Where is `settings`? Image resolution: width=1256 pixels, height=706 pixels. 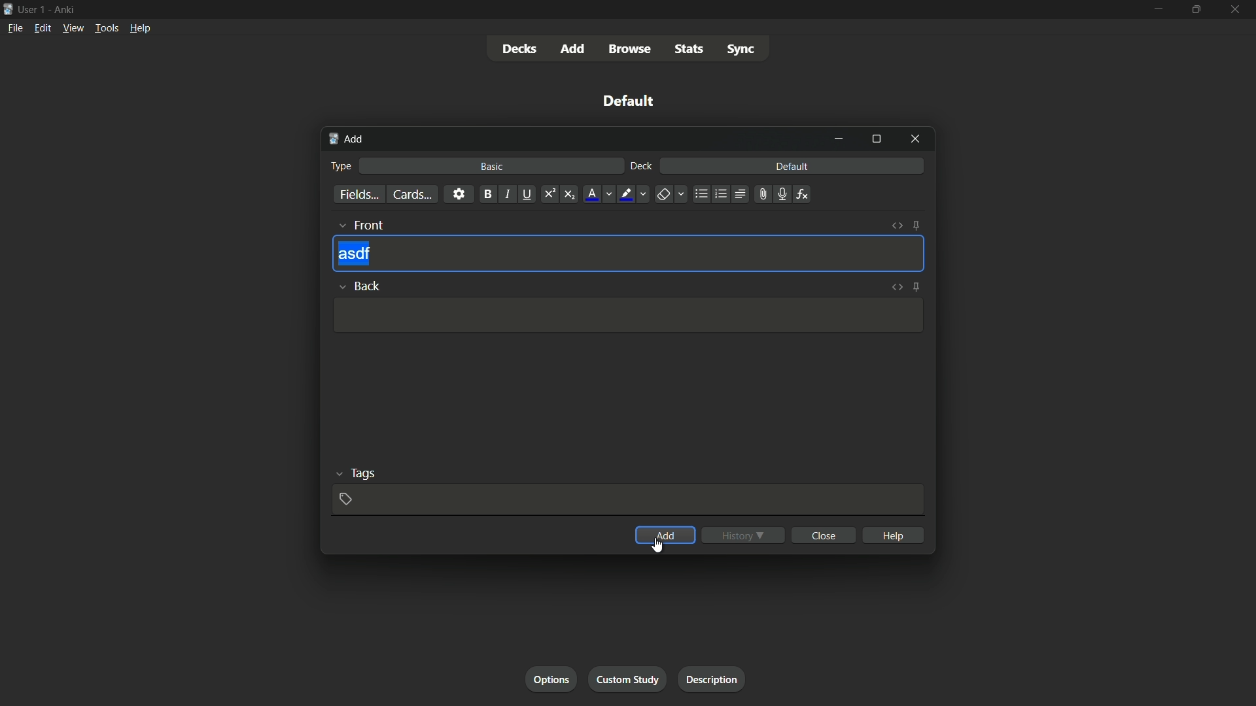 settings is located at coordinates (459, 194).